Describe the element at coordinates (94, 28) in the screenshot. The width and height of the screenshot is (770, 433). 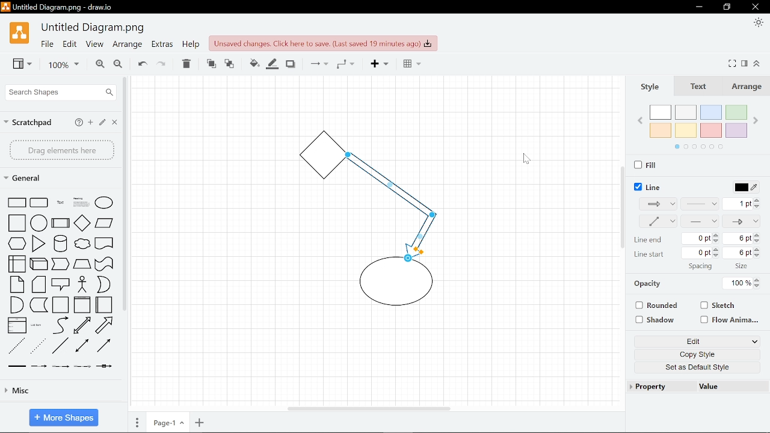
I see `Untitled Diagram.png` at that location.